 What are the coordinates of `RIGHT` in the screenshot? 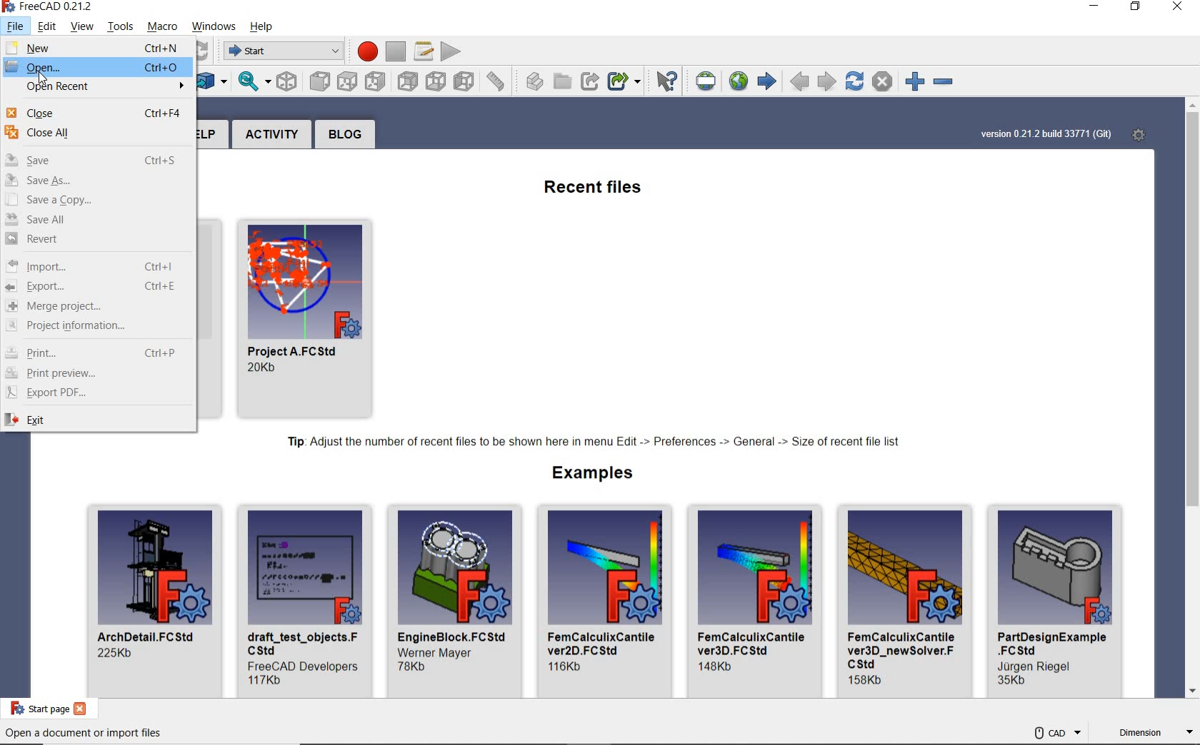 It's located at (376, 83).